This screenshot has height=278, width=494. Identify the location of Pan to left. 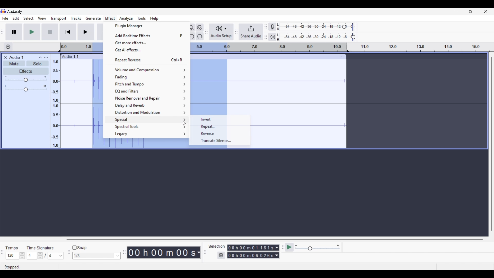
(6, 86).